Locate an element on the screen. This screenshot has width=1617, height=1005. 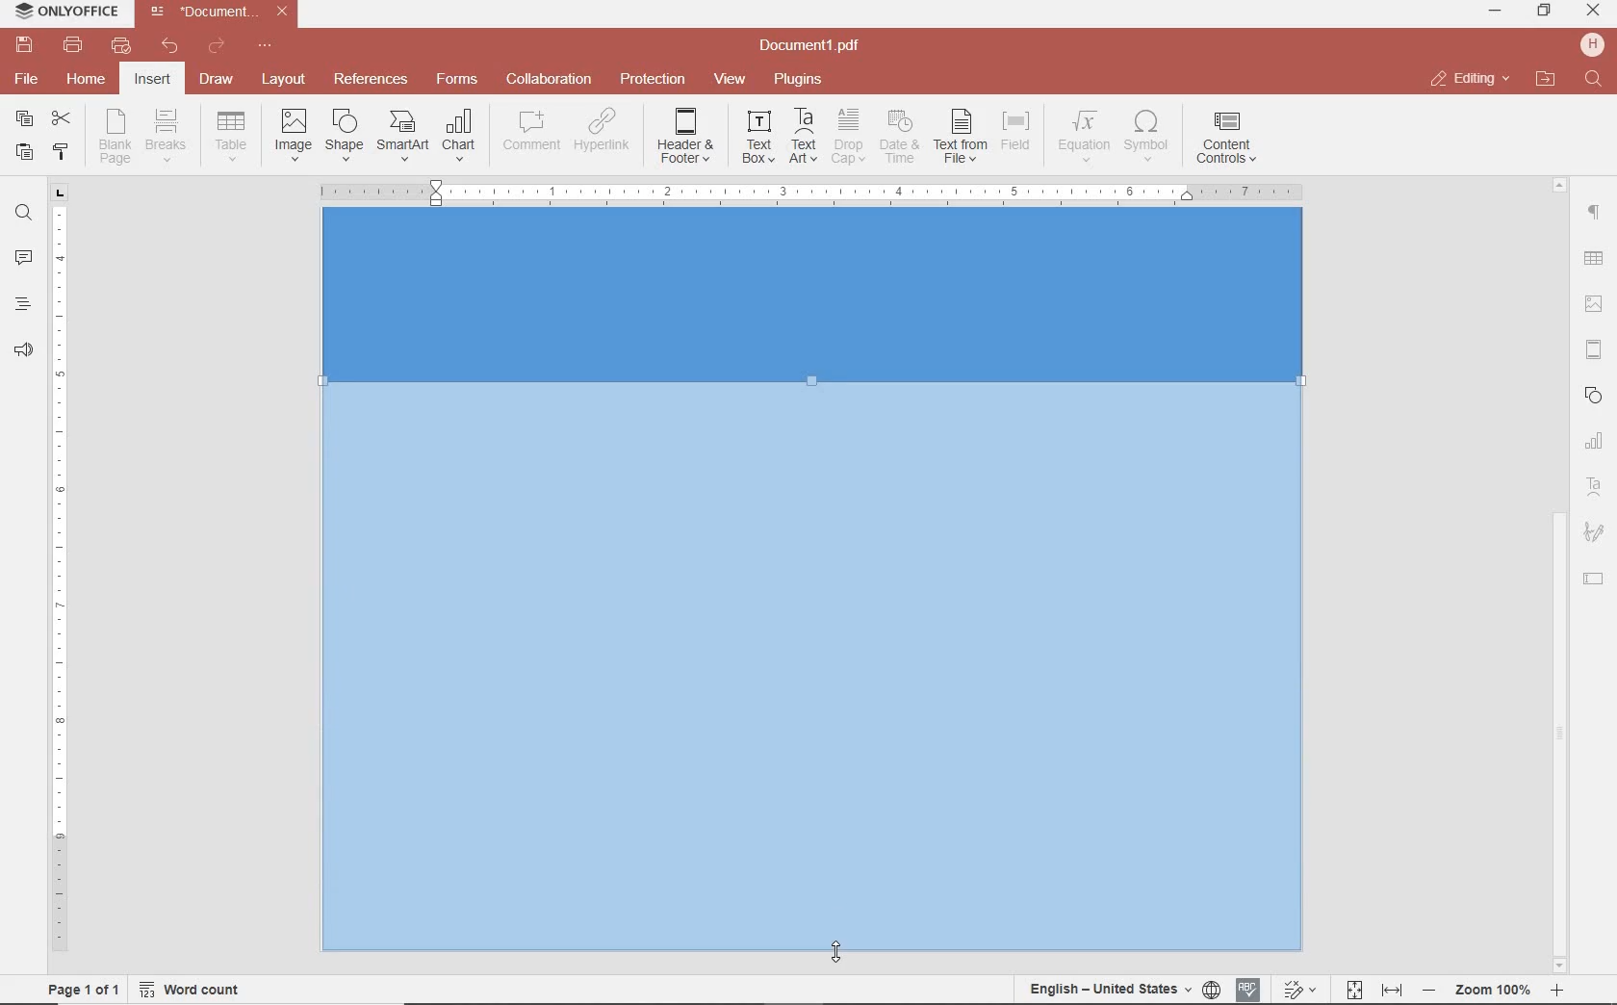
reference is located at coordinates (369, 80).